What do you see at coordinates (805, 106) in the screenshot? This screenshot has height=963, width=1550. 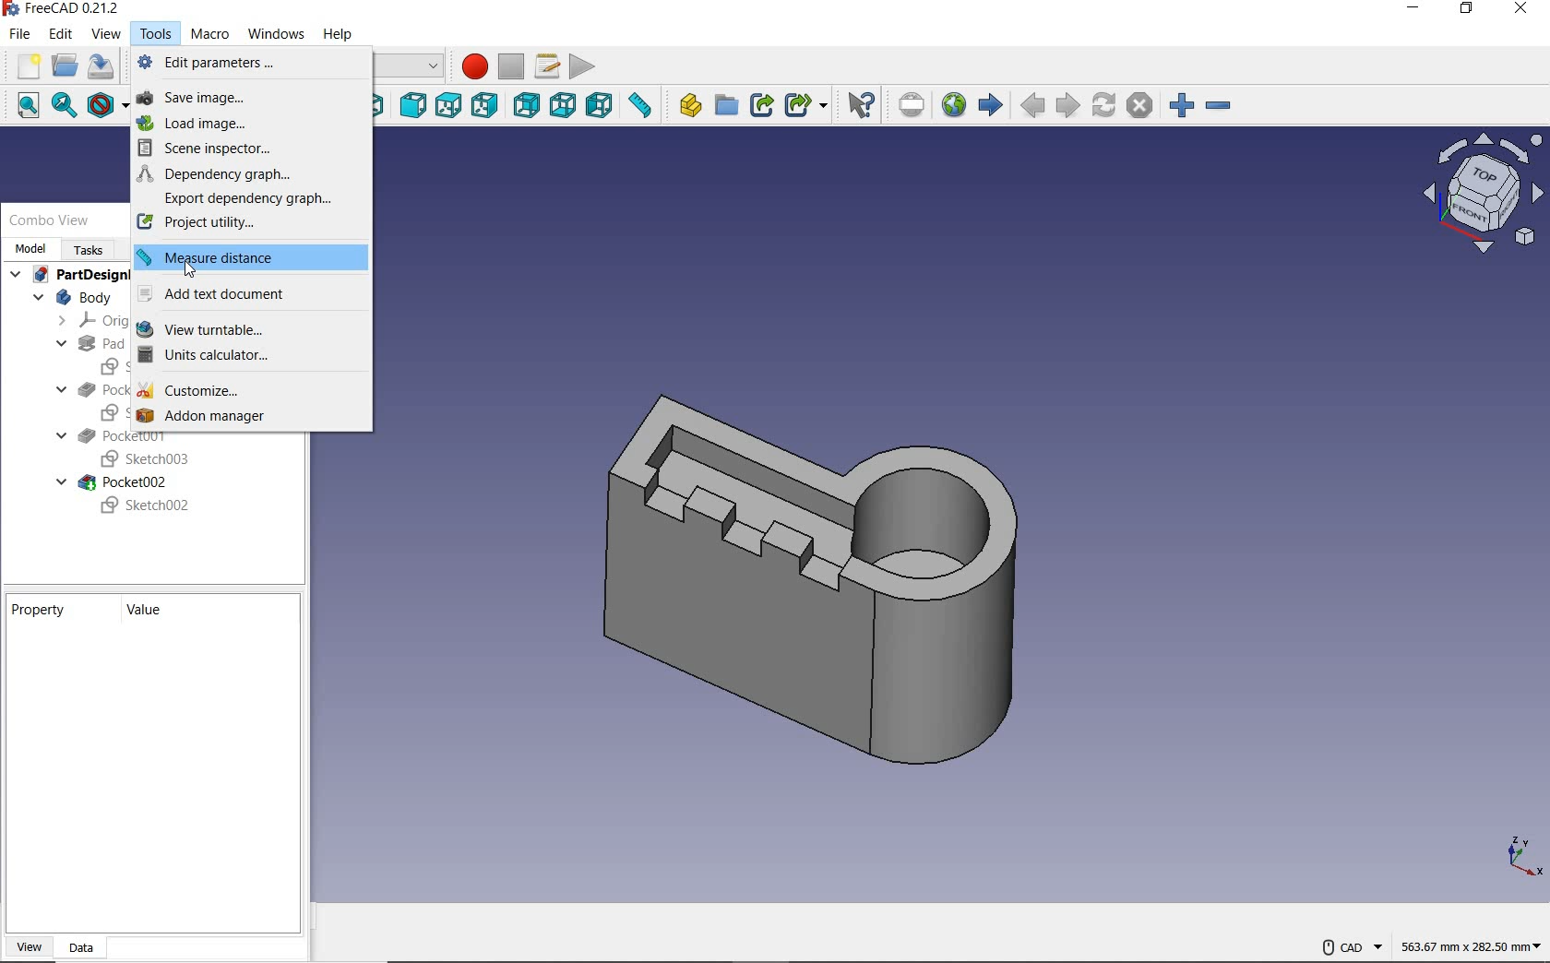 I see `make sub-link` at bounding box center [805, 106].